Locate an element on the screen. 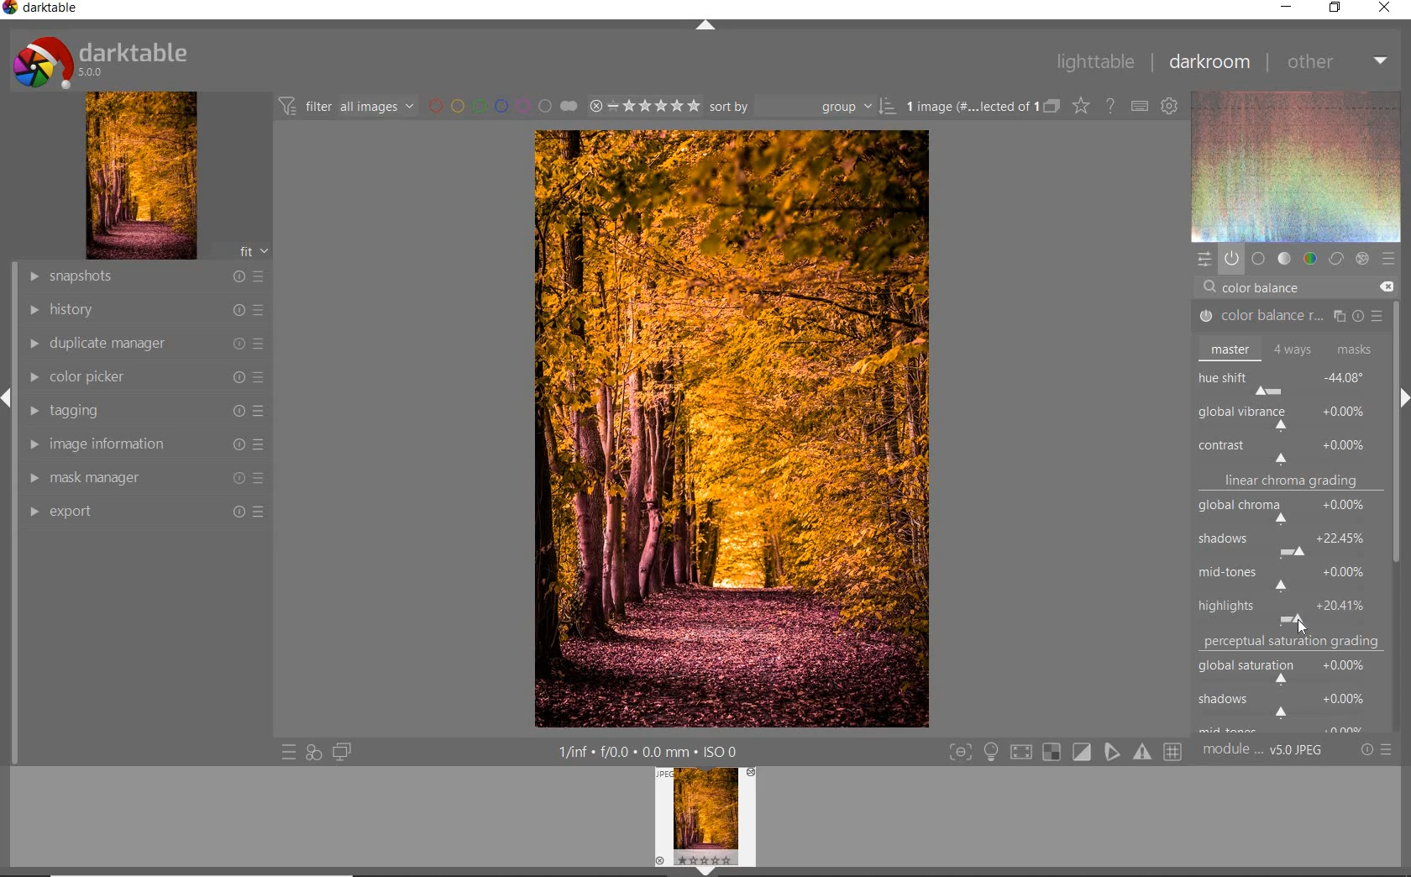  show global preference is located at coordinates (1171, 108).